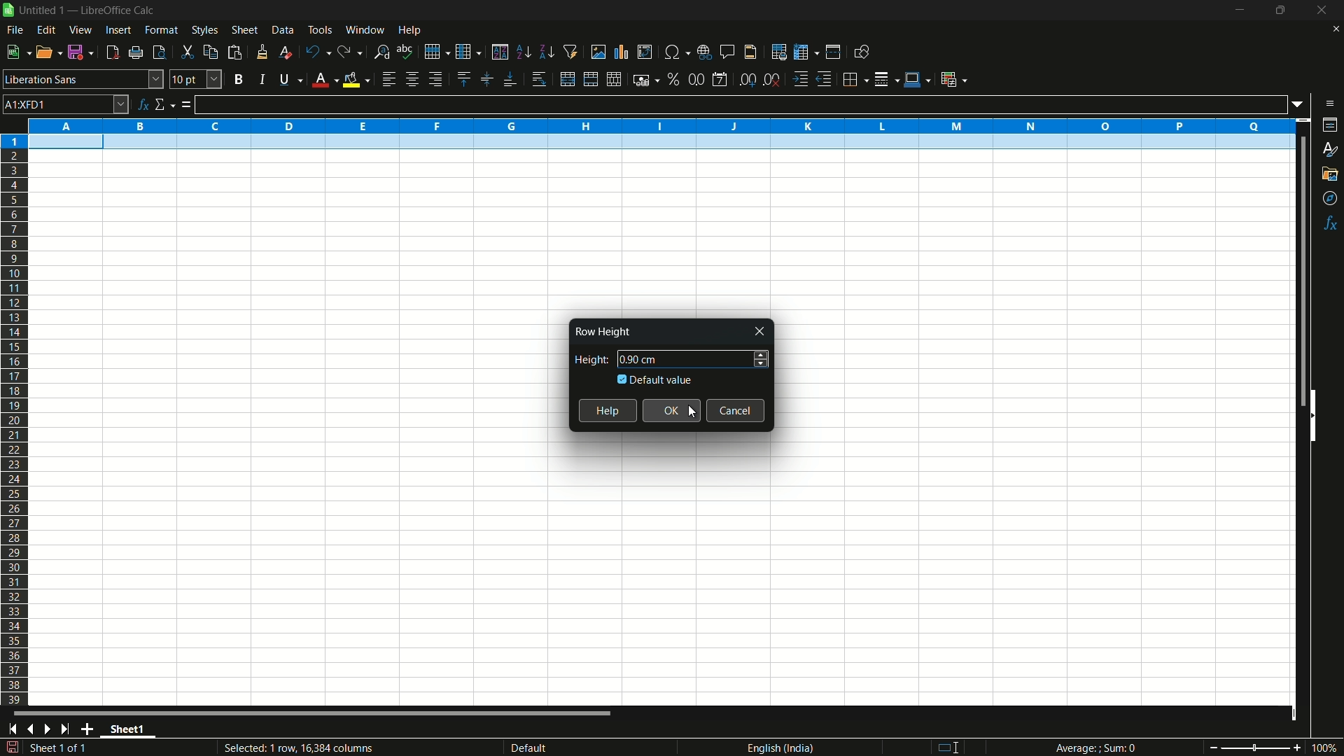 The height and width of the screenshot is (756, 1344). I want to click on sidebar settings, so click(1329, 104).